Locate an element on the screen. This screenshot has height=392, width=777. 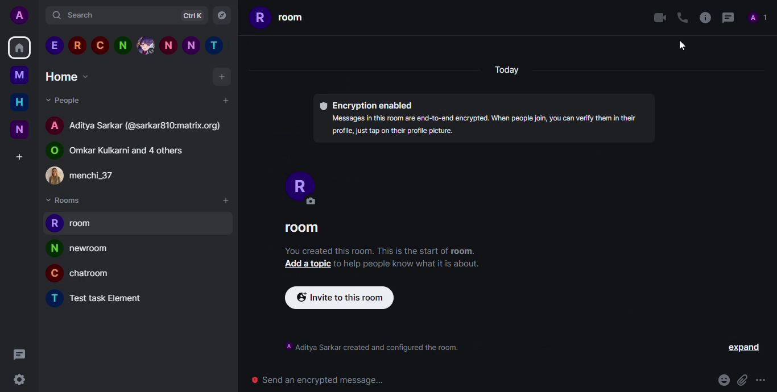
profile is located at coordinates (53, 298).